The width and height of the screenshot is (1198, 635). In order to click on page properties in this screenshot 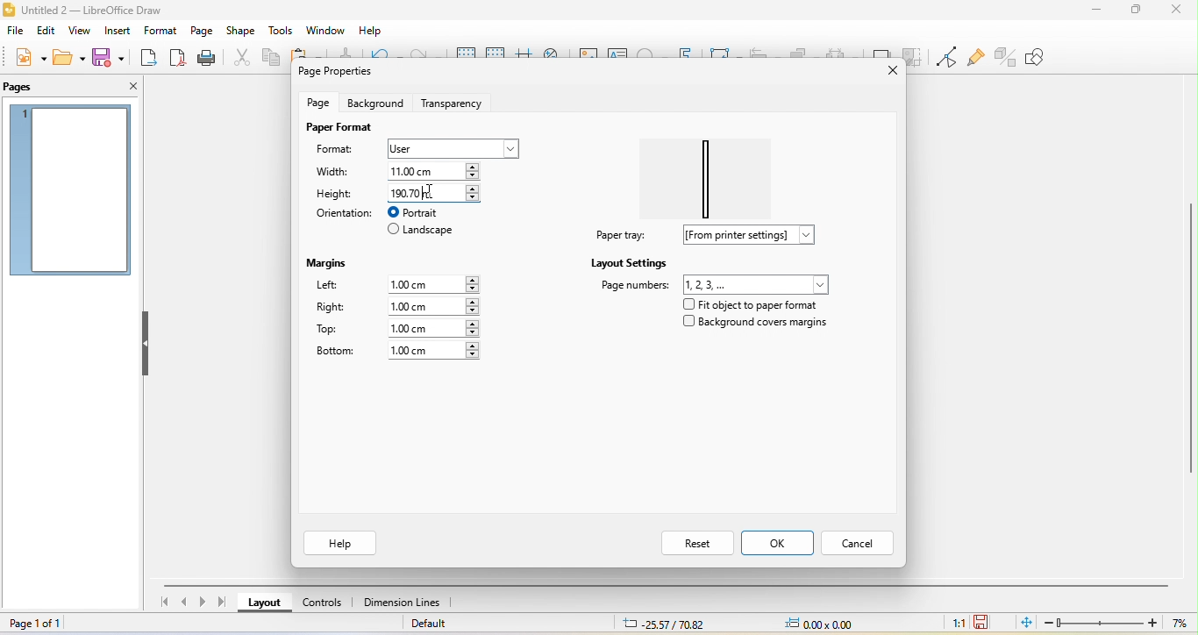, I will do `click(340, 73)`.